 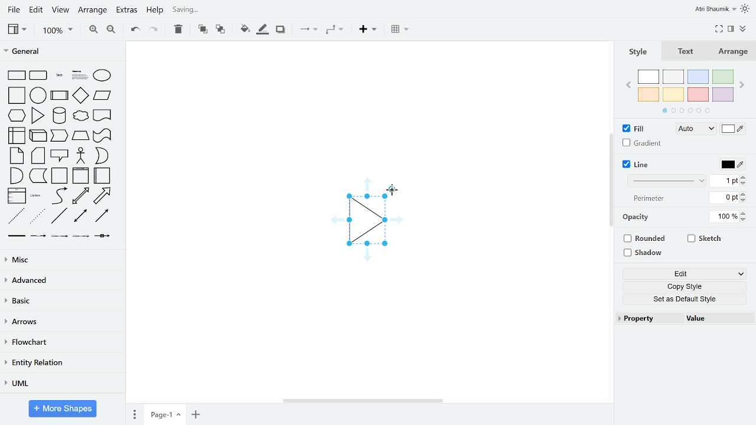 I want to click on data storage, so click(x=38, y=177).